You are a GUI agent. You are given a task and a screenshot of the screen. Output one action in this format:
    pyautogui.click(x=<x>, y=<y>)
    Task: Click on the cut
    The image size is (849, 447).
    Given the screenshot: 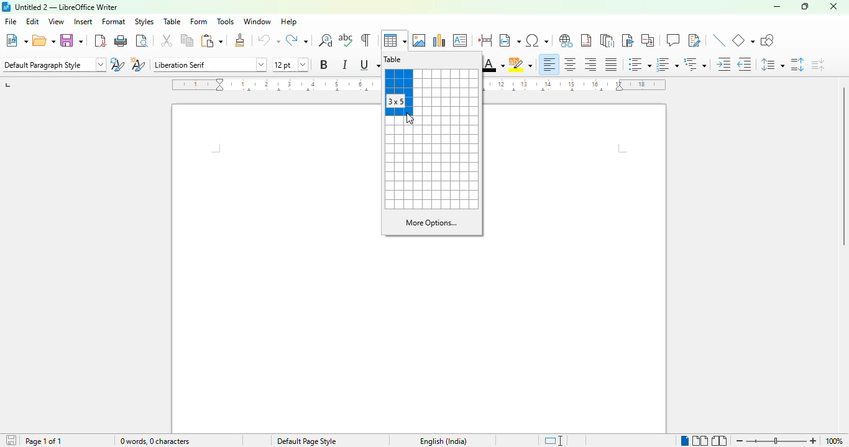 What is the action you would take?
    pyautogui.click(x=167, y=40)
    